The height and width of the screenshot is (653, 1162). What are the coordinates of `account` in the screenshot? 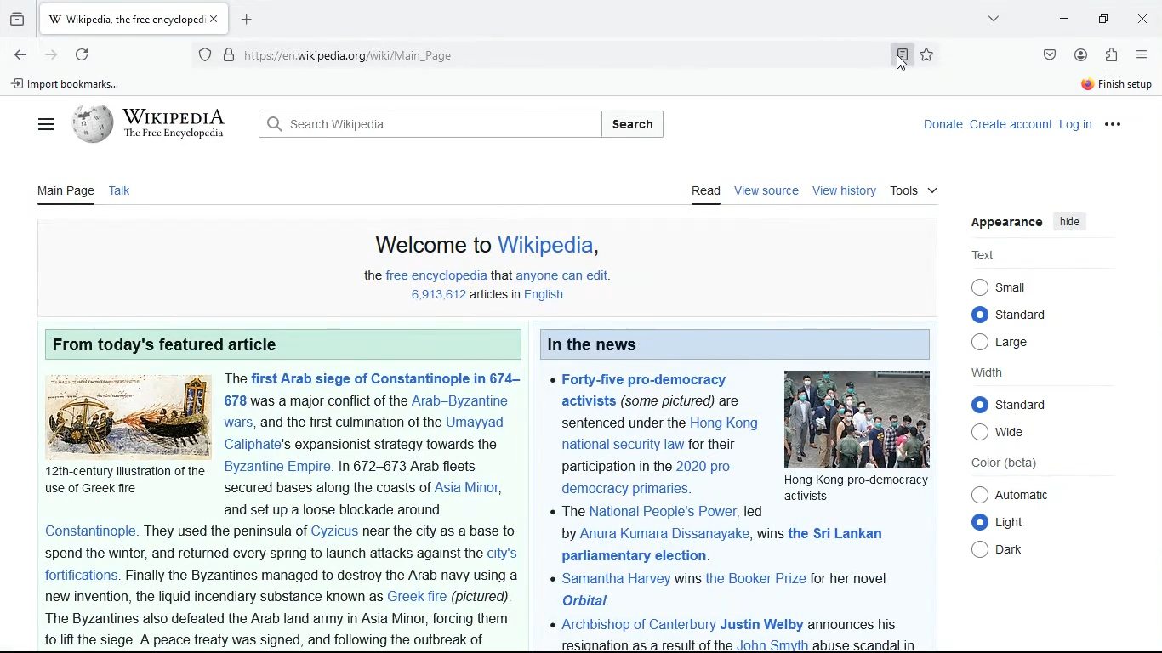 It's located at (1080, 53).